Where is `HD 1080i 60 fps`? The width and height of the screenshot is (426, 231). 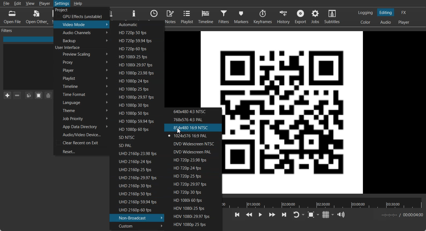
HD 1080i 60 fps is located at coordinates (194, 201).